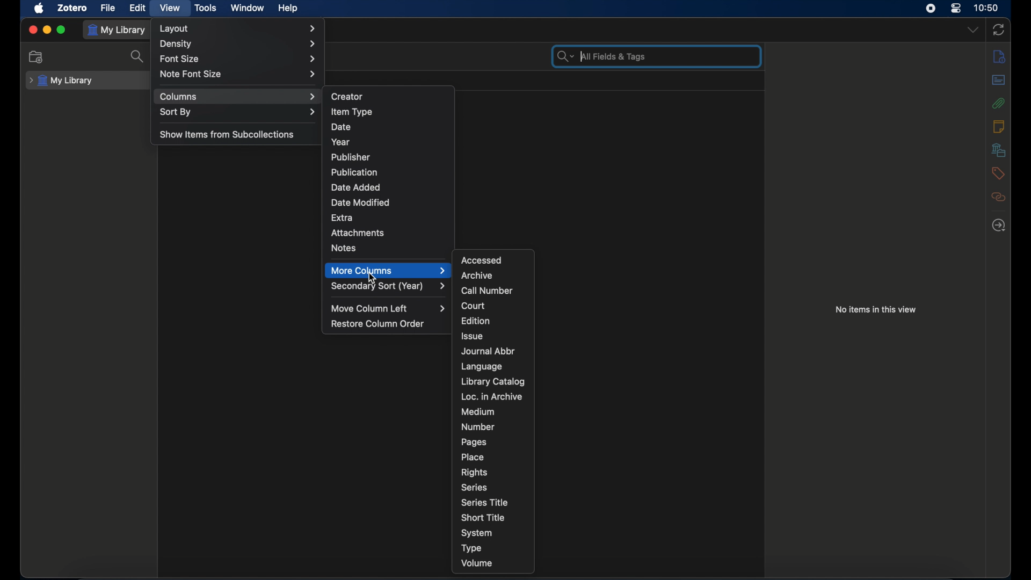  I want to click on sort by, so click(238, 112).